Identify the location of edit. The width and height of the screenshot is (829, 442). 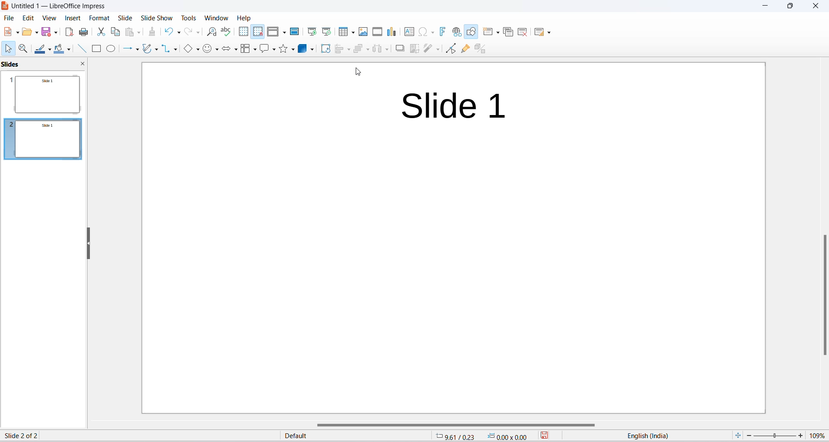
(28, 19).